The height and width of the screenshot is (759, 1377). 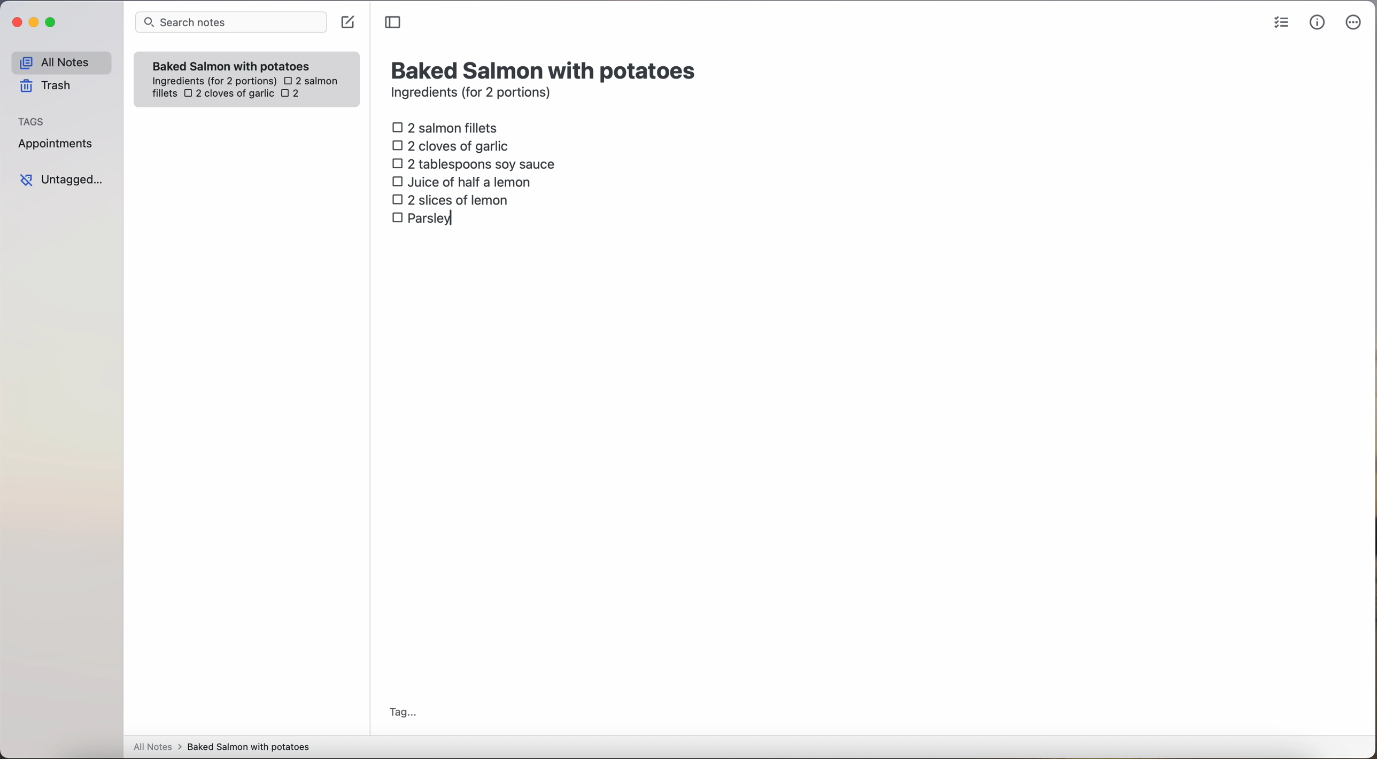 What do you see at coordinates (465, 182) in the screenshot?
I see `juice of half a lemon` at bounding box center [465, 182].